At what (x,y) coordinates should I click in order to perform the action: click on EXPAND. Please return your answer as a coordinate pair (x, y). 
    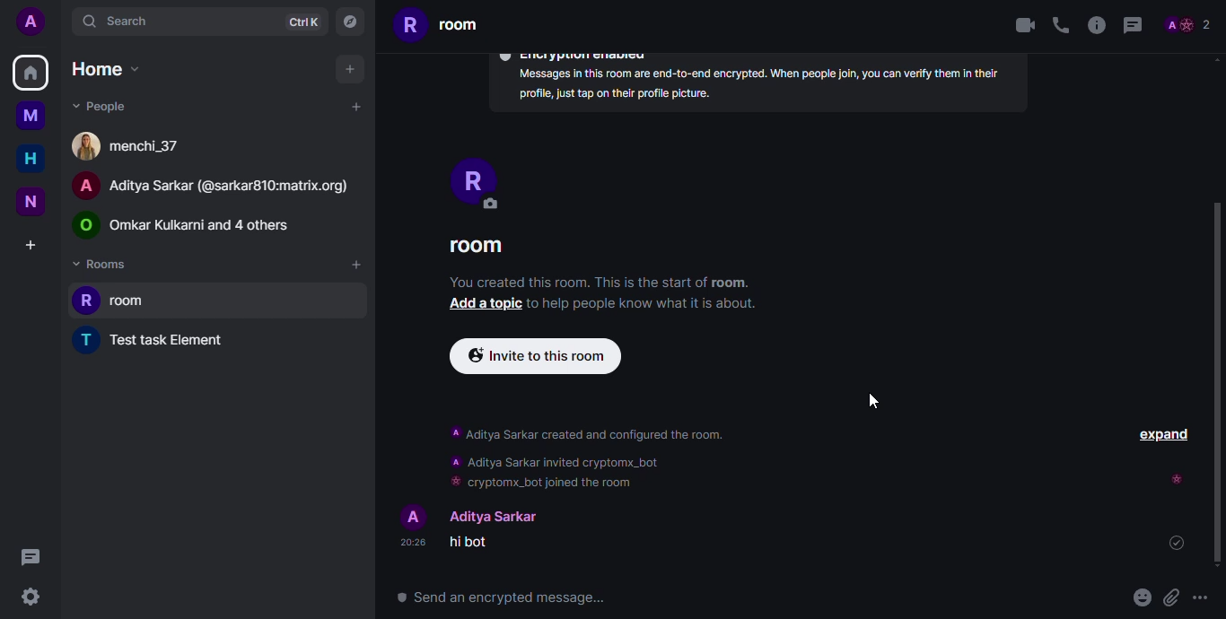
    Looking at the image, I should click on (1168, 433).